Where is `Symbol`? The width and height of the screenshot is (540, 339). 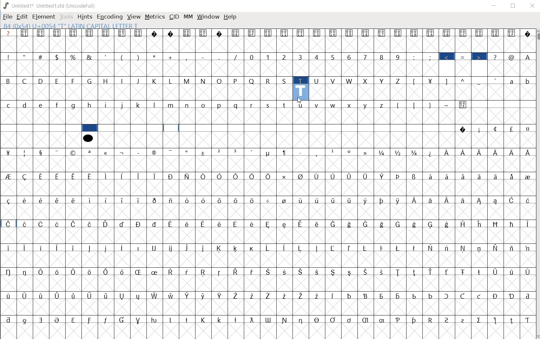 Symbol is located at coordinates (268, 176).